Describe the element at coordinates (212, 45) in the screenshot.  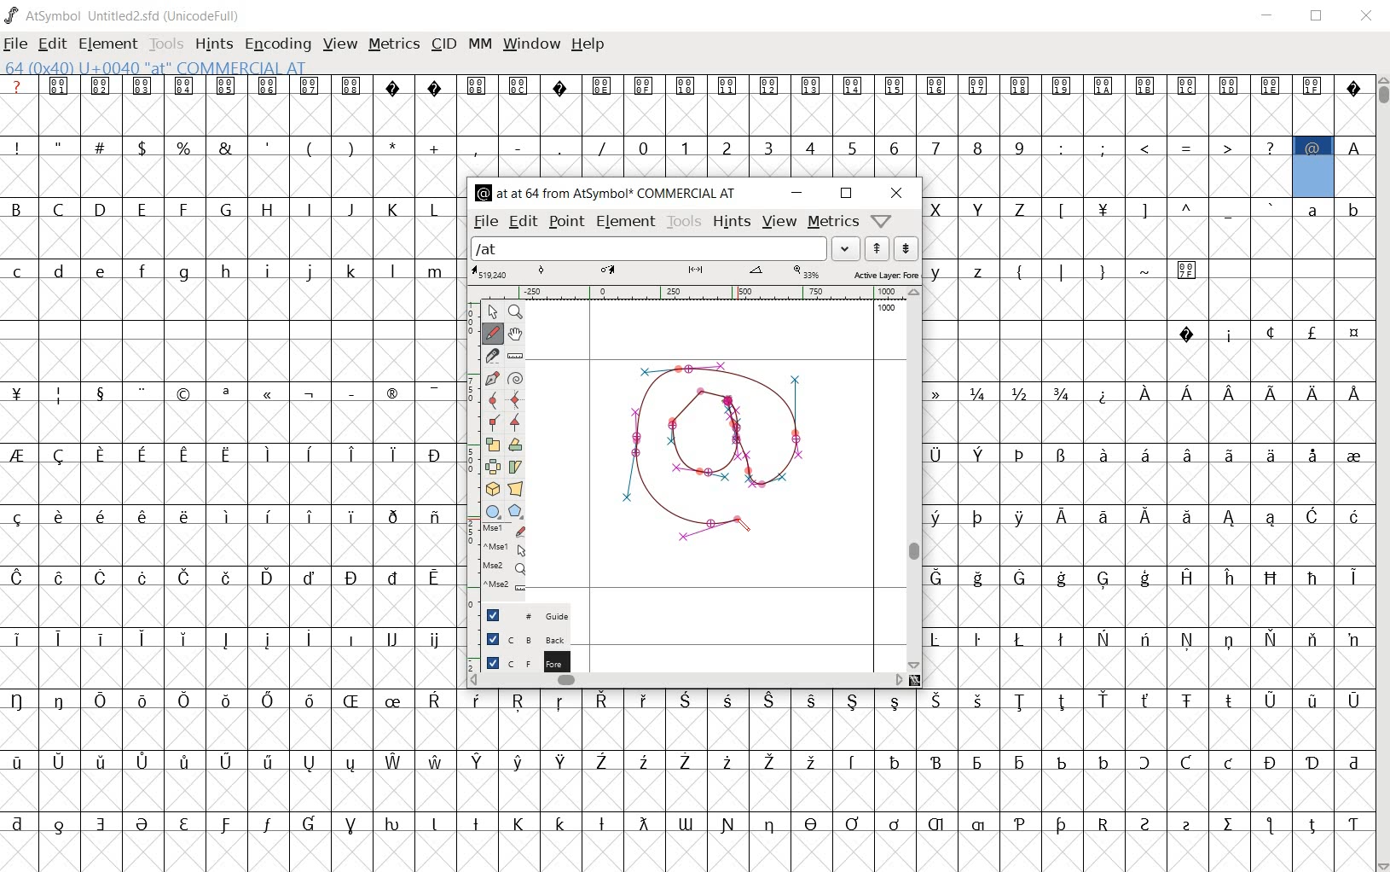
I see `HINTS` at that location.